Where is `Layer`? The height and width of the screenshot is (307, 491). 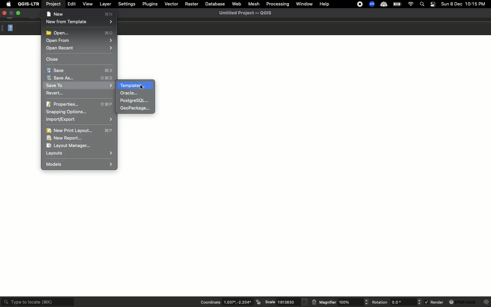
Layer is located at coordinates (105, 4).